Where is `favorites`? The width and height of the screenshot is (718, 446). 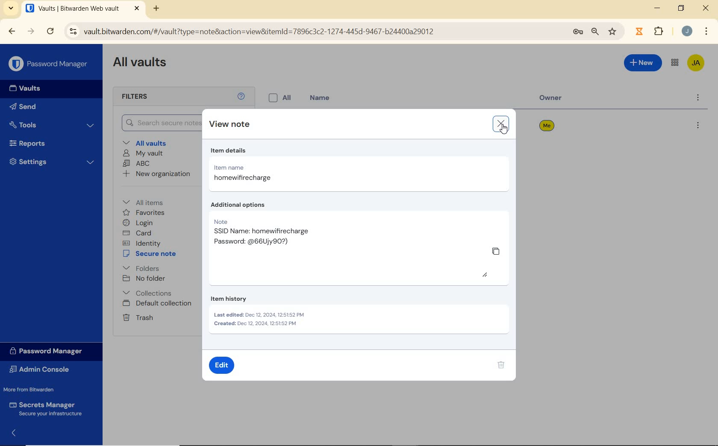 favorites is located at coordinates (144, 213).